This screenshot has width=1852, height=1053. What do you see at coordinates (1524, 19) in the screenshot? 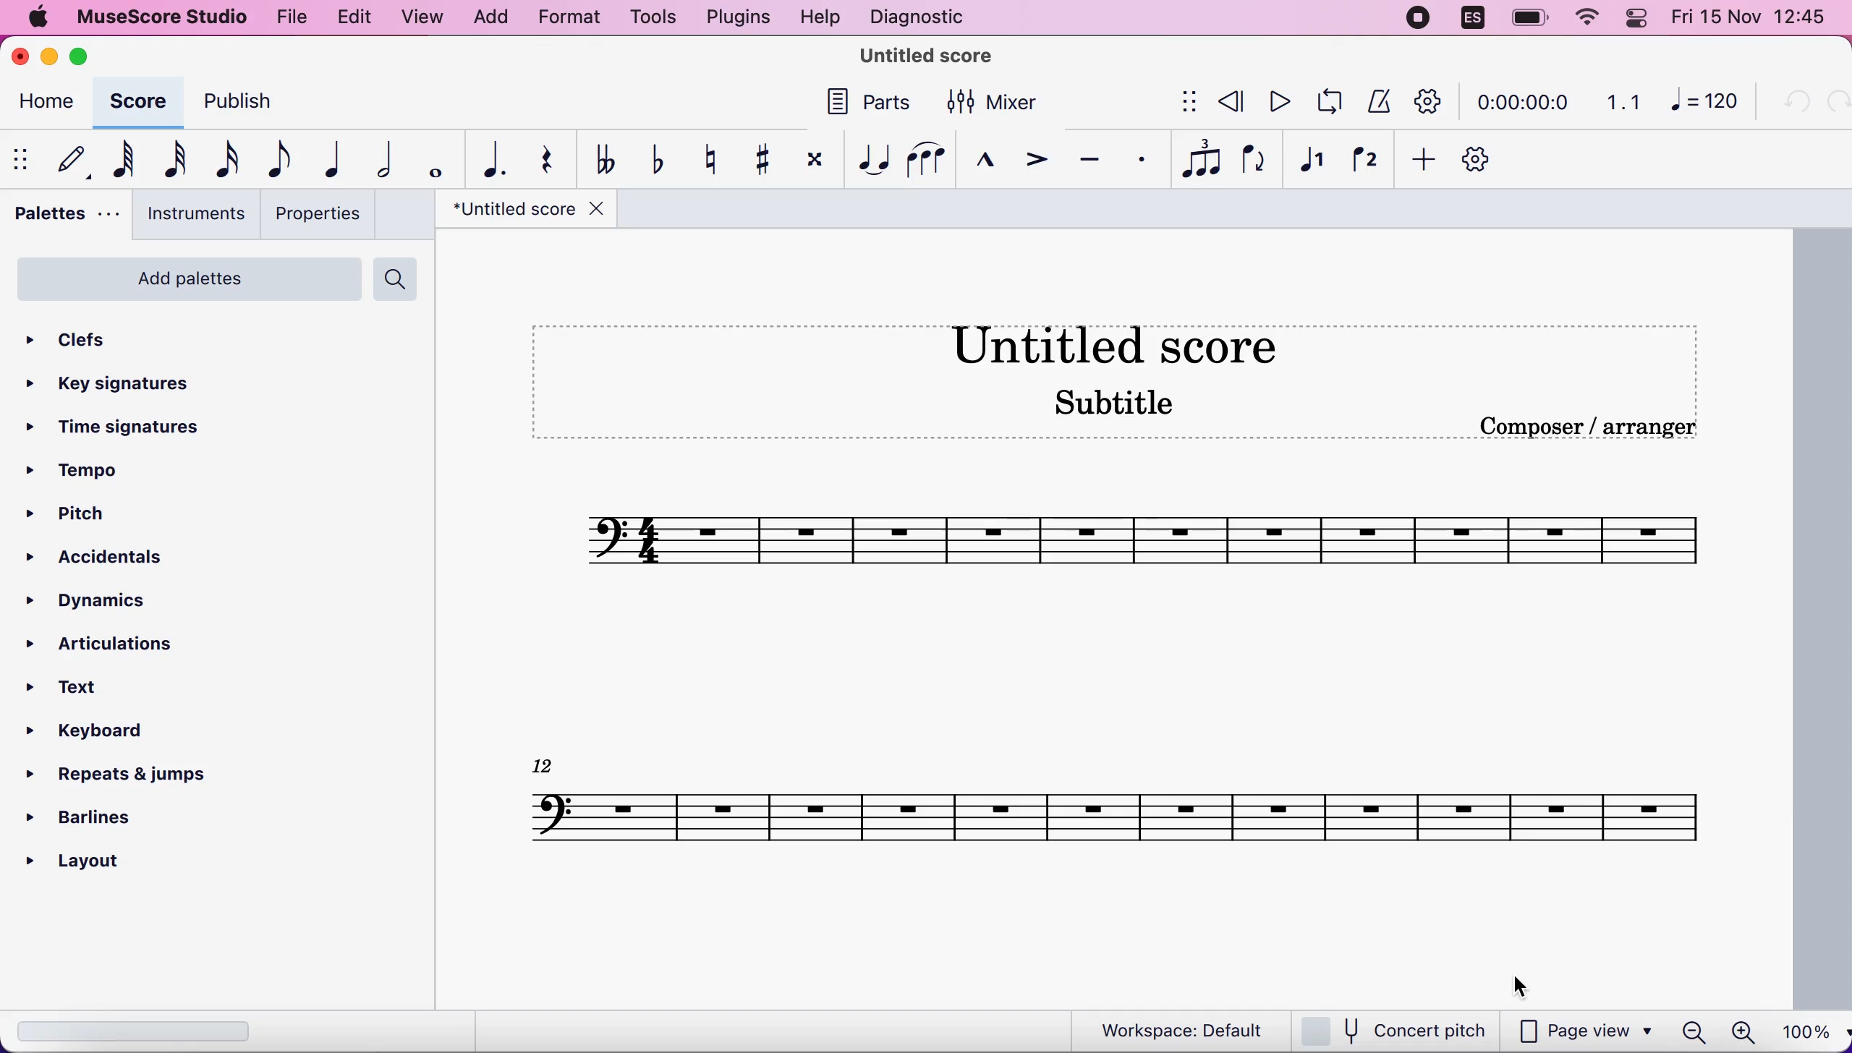
I see `battery` at bounding box center [1524, 19].